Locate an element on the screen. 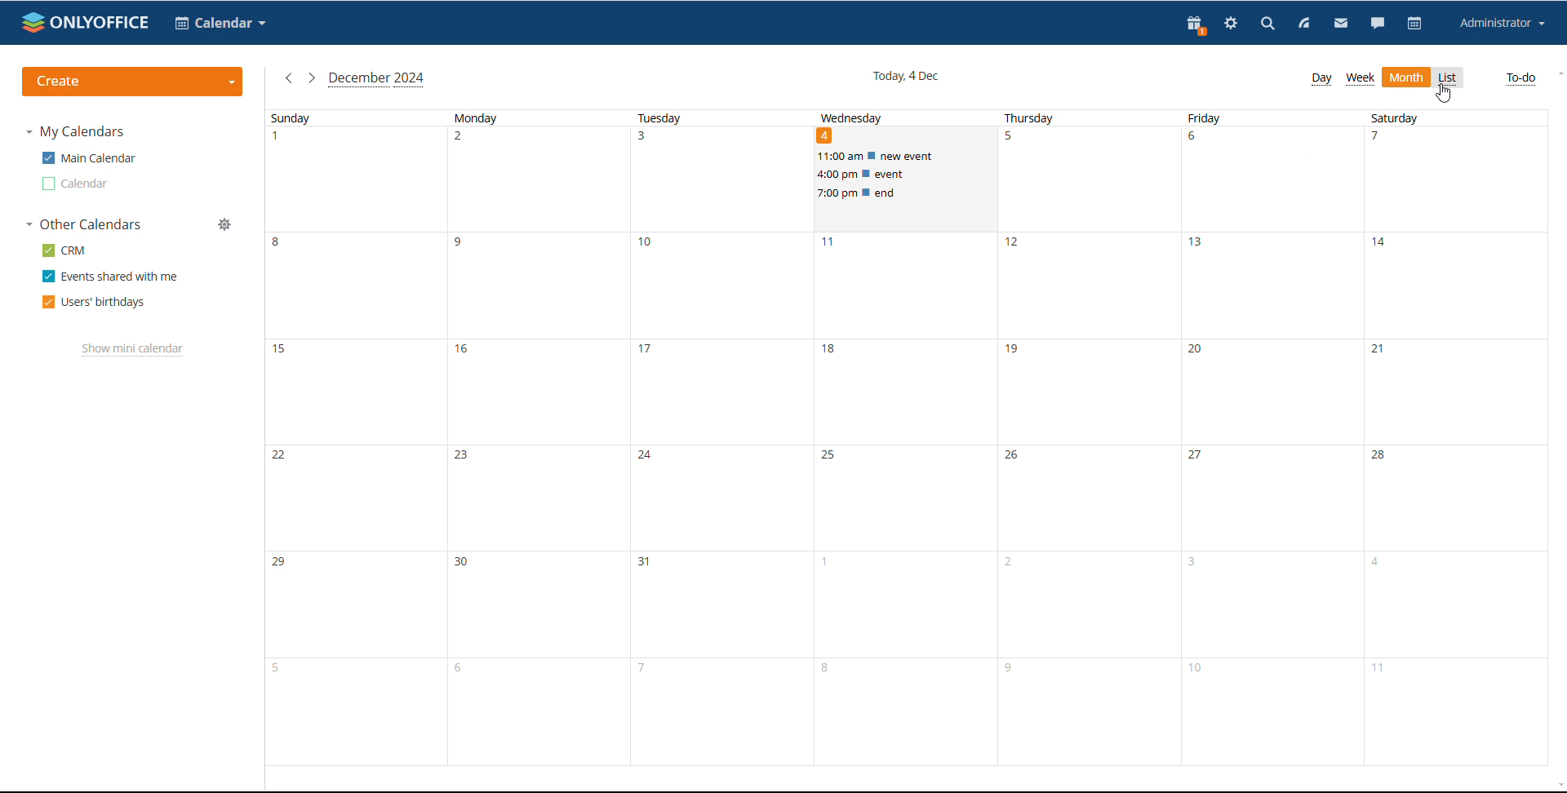 Image resolution: width=1567 pixels, height=793 pixels. settings is located at coordinates (1228, 25).